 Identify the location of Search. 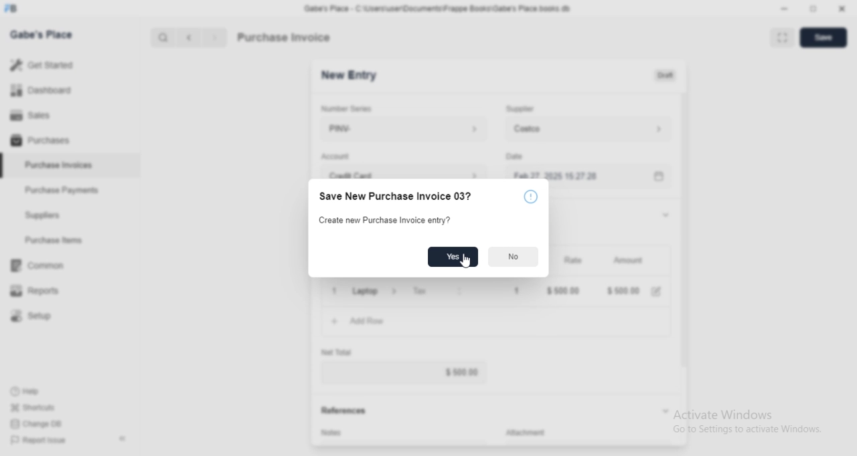
(163, 37).